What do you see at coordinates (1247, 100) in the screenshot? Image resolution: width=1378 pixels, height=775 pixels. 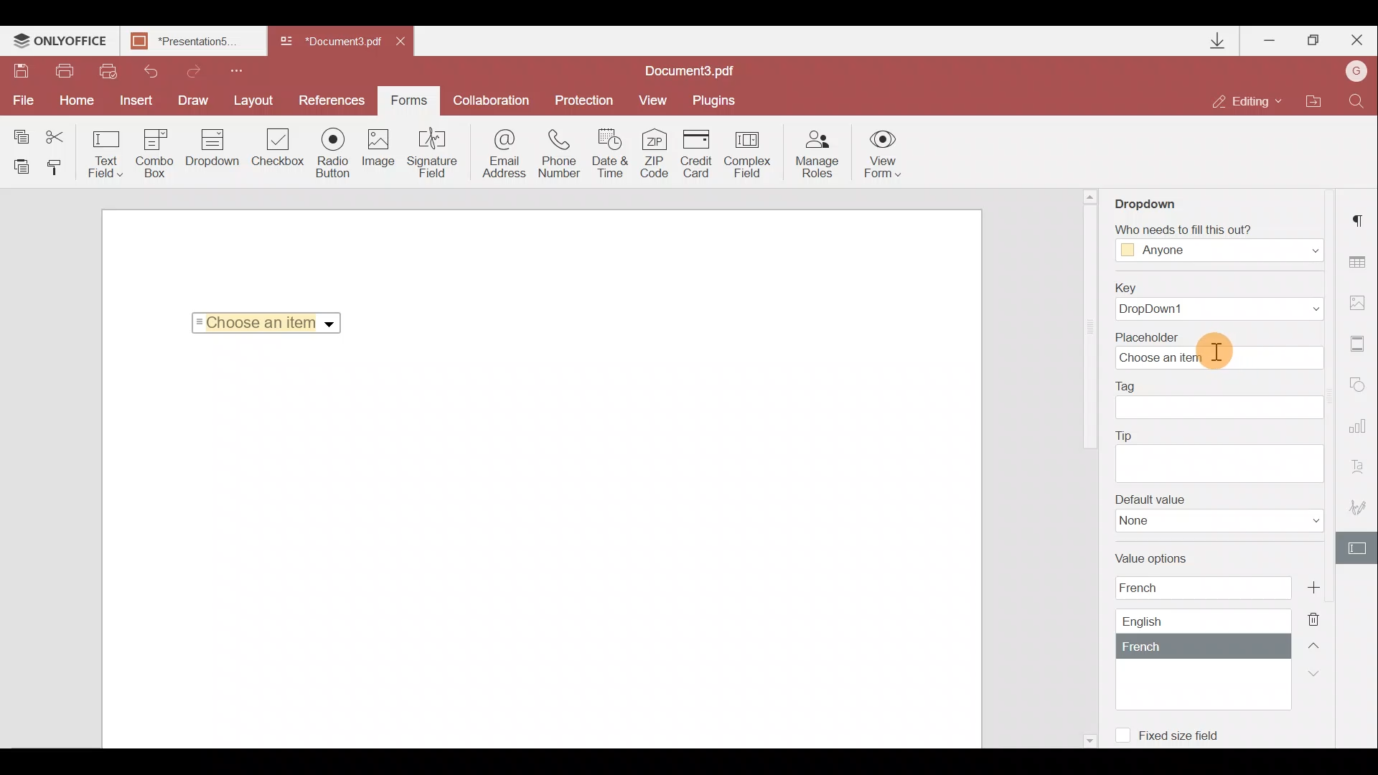 I see `Editing mode` at bounding box center [1247, 100].